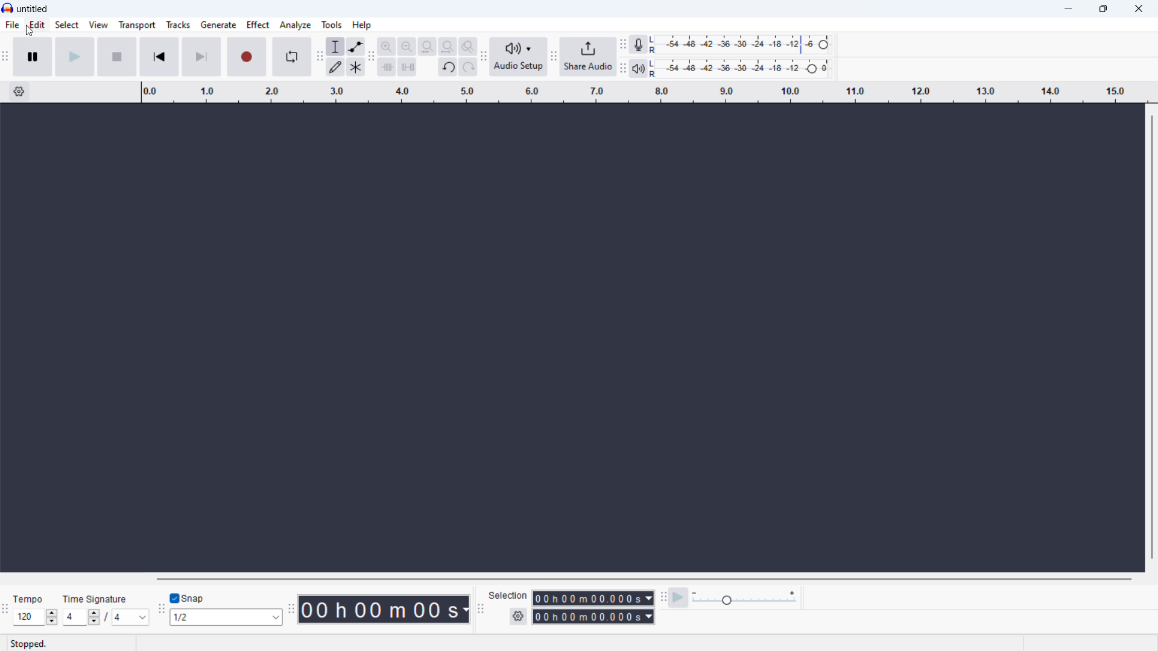 This screenshot has height=651, width=1158. What do you see at coordinates (448, 68) in the screenshot?
I see `undo` at bounding box center [448, 68].